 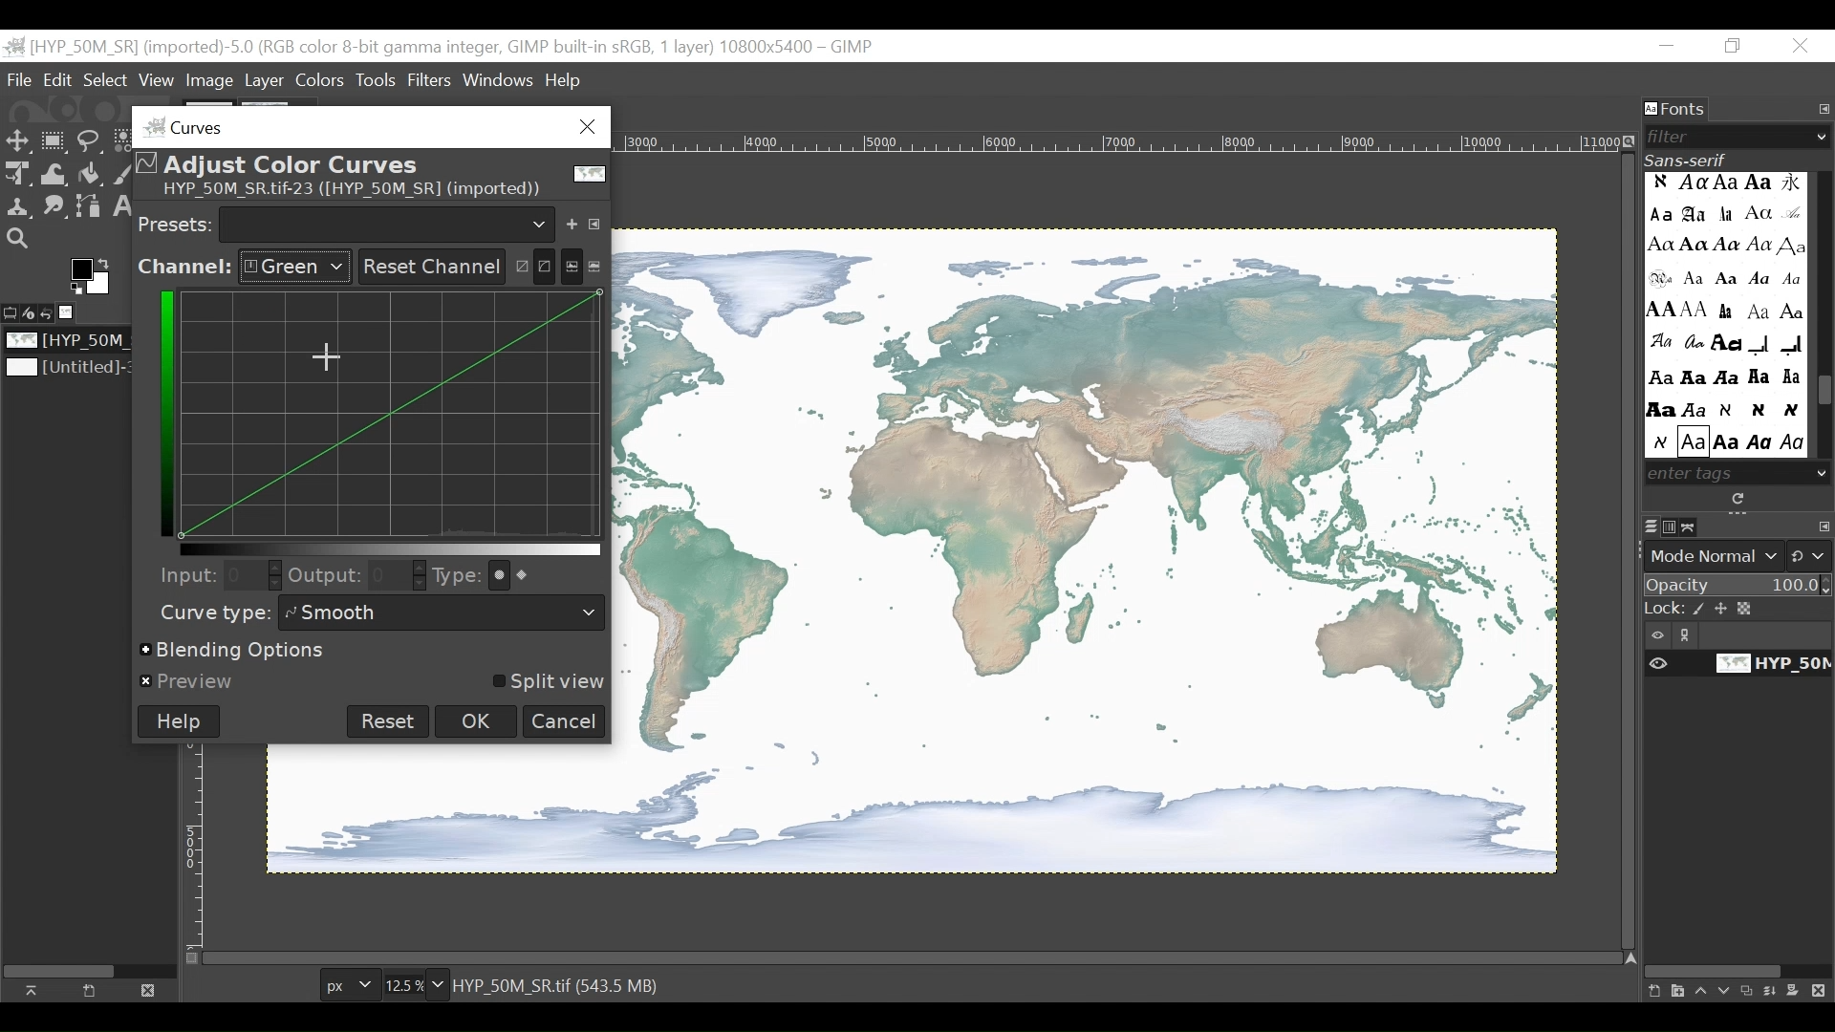 I want to click on Reset Channel, so click(x=428, y=267).